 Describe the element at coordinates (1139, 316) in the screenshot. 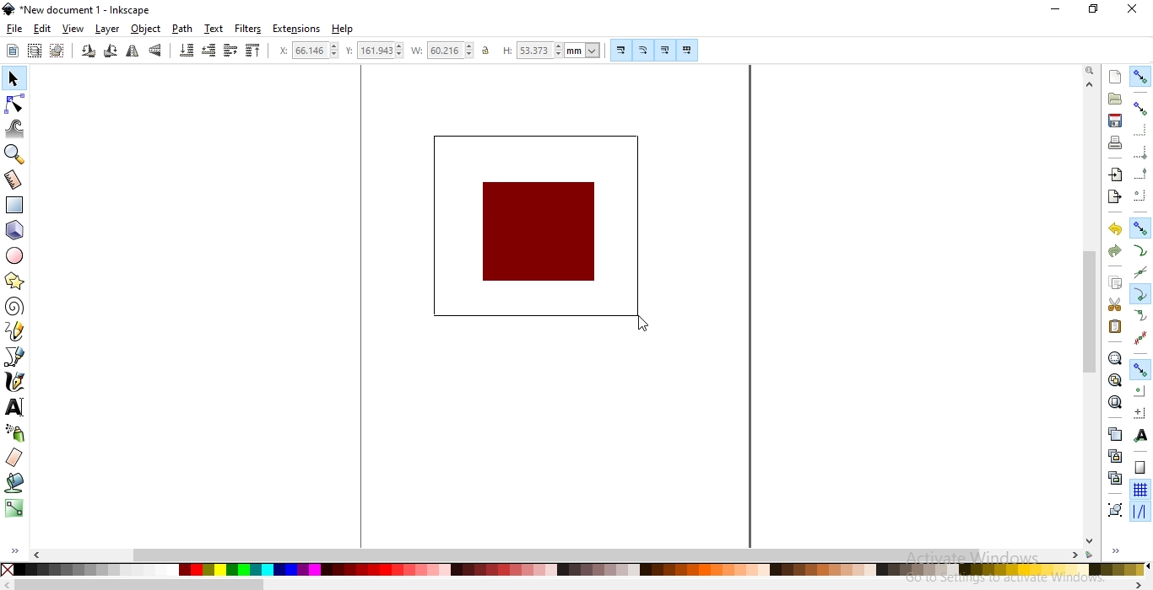

I see `snap smooth nodes` at that location.